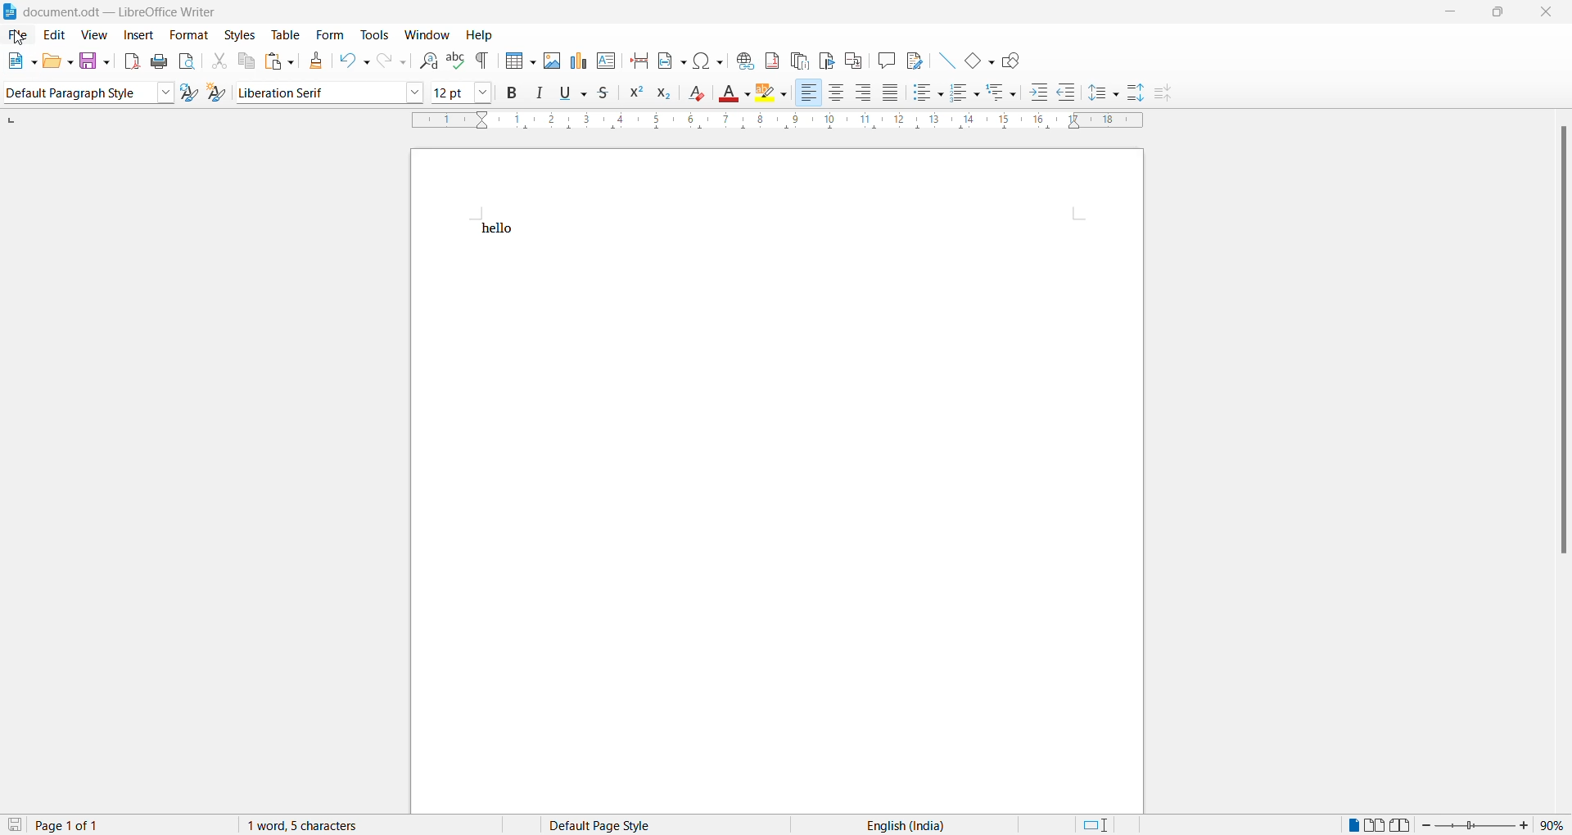 The width and height of the screenshot is (1572, 835). Describe the element at coordinates (633, 95) in the screenshot. I see `Superscript` at that location.